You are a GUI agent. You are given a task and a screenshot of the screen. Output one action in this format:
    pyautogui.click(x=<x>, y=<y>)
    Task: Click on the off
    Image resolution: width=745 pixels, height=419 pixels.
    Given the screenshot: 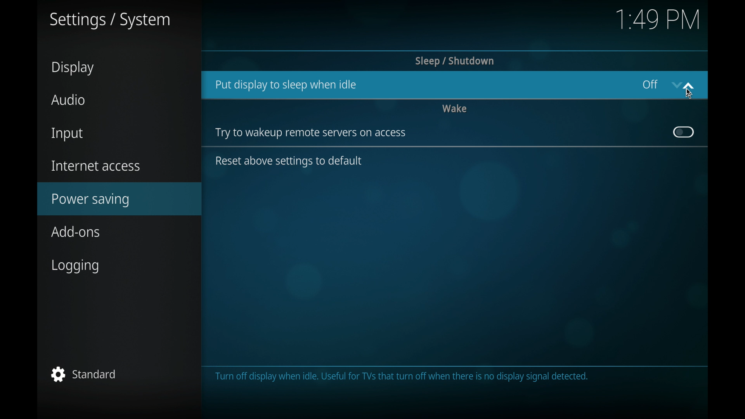 What is the action you would take?
    pyautogui.click(x=649, y=84)
    